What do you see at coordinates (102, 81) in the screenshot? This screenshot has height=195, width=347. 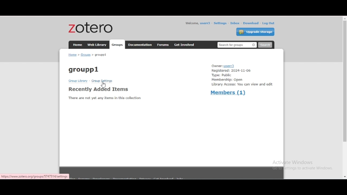 I see `group settings` at bounding box center [102, 81].